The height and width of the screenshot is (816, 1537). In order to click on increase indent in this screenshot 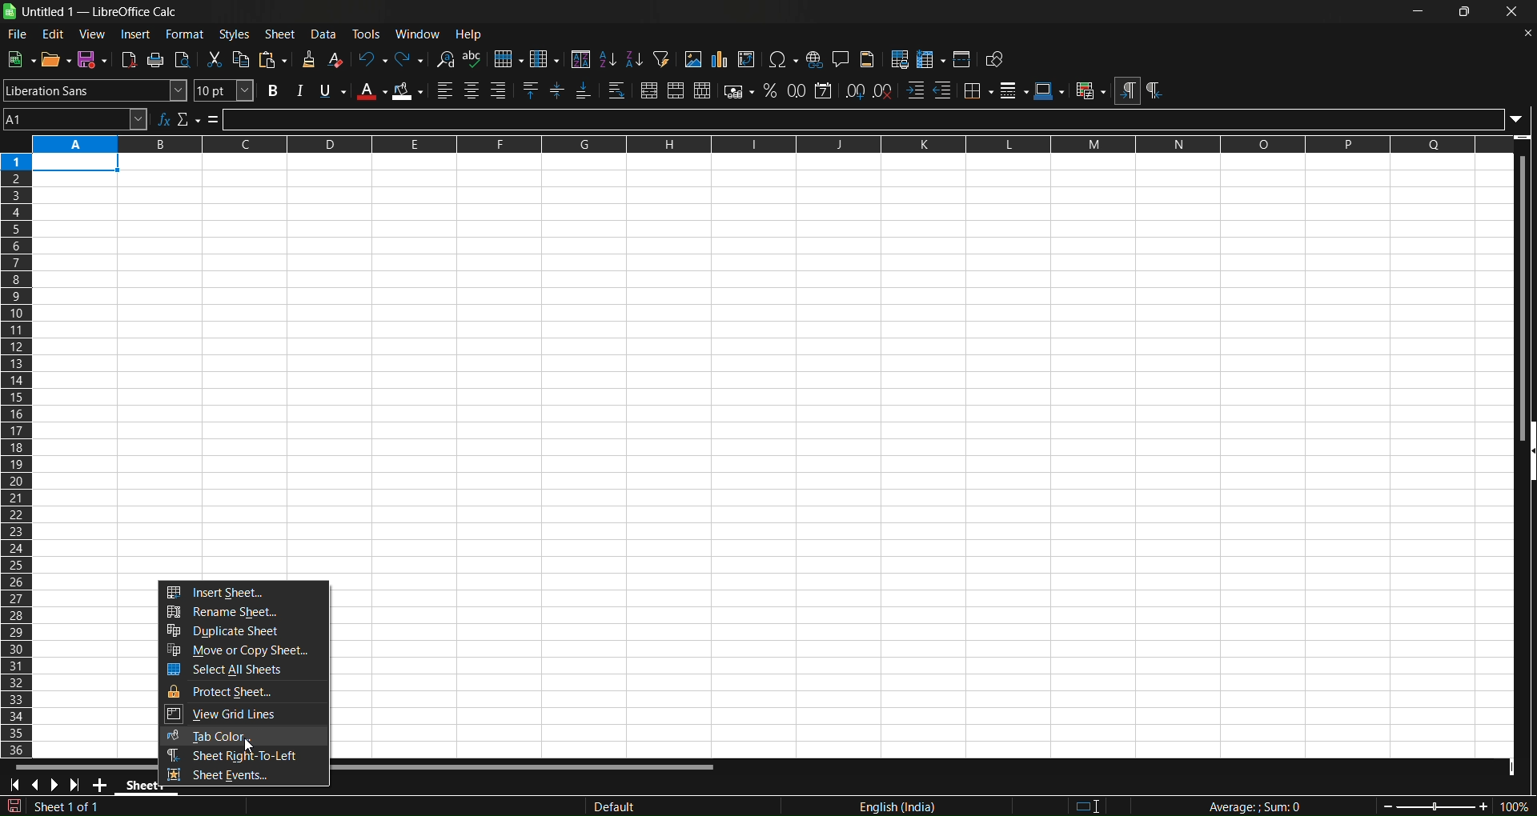, I will do `click(915, 91)`.